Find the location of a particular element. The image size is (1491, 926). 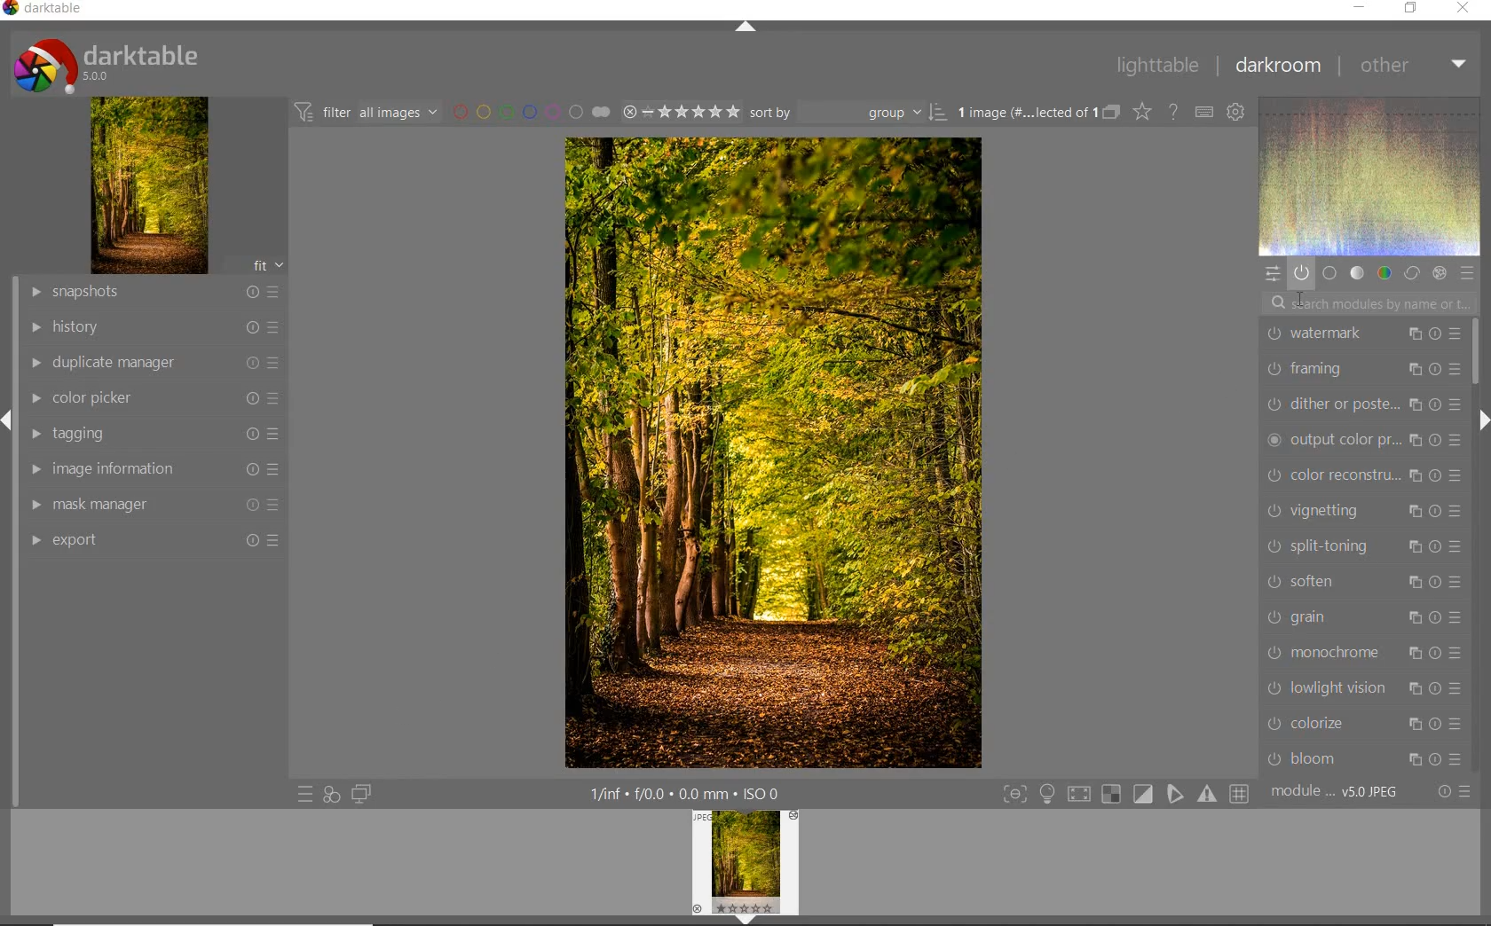

image is located at coordinates (150, 185).